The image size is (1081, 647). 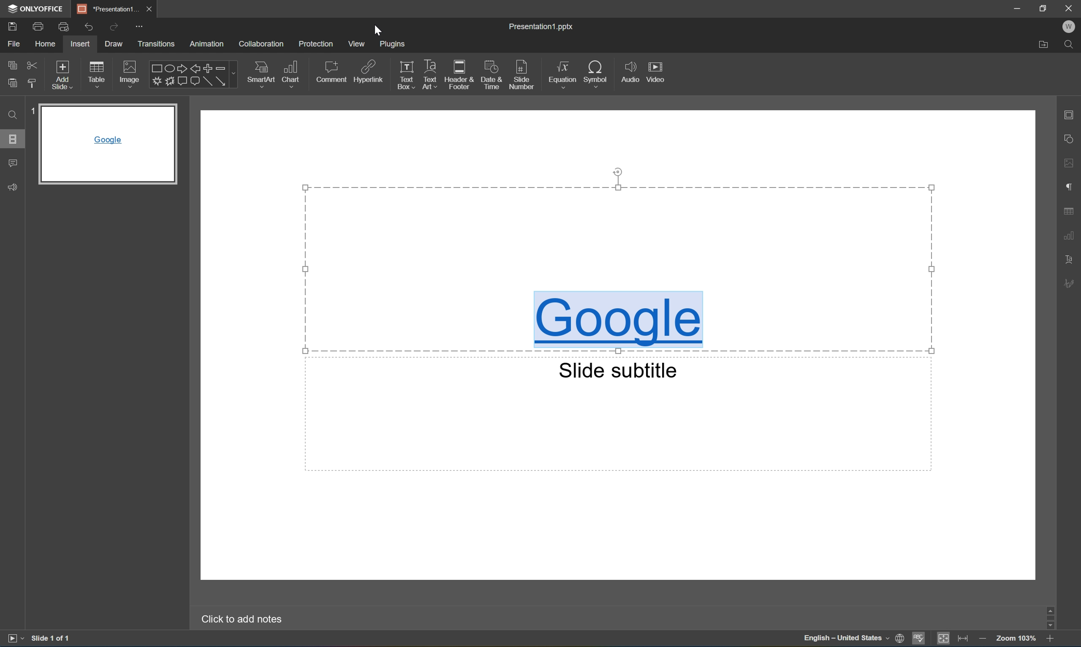 I want to click on Zoom out, so click(x=985, y=640).